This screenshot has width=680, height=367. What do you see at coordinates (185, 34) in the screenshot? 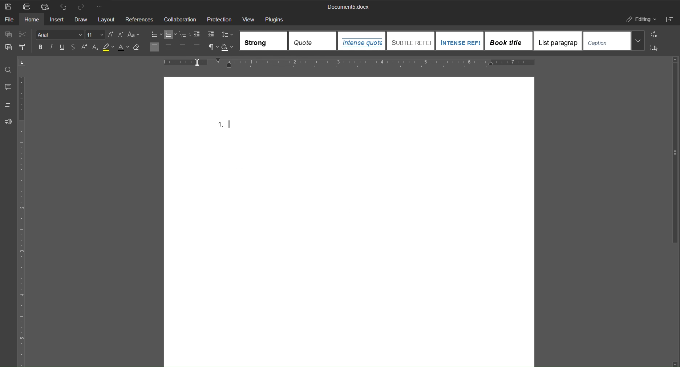
I see `Multilevel list` at bounding box center [185, 34].